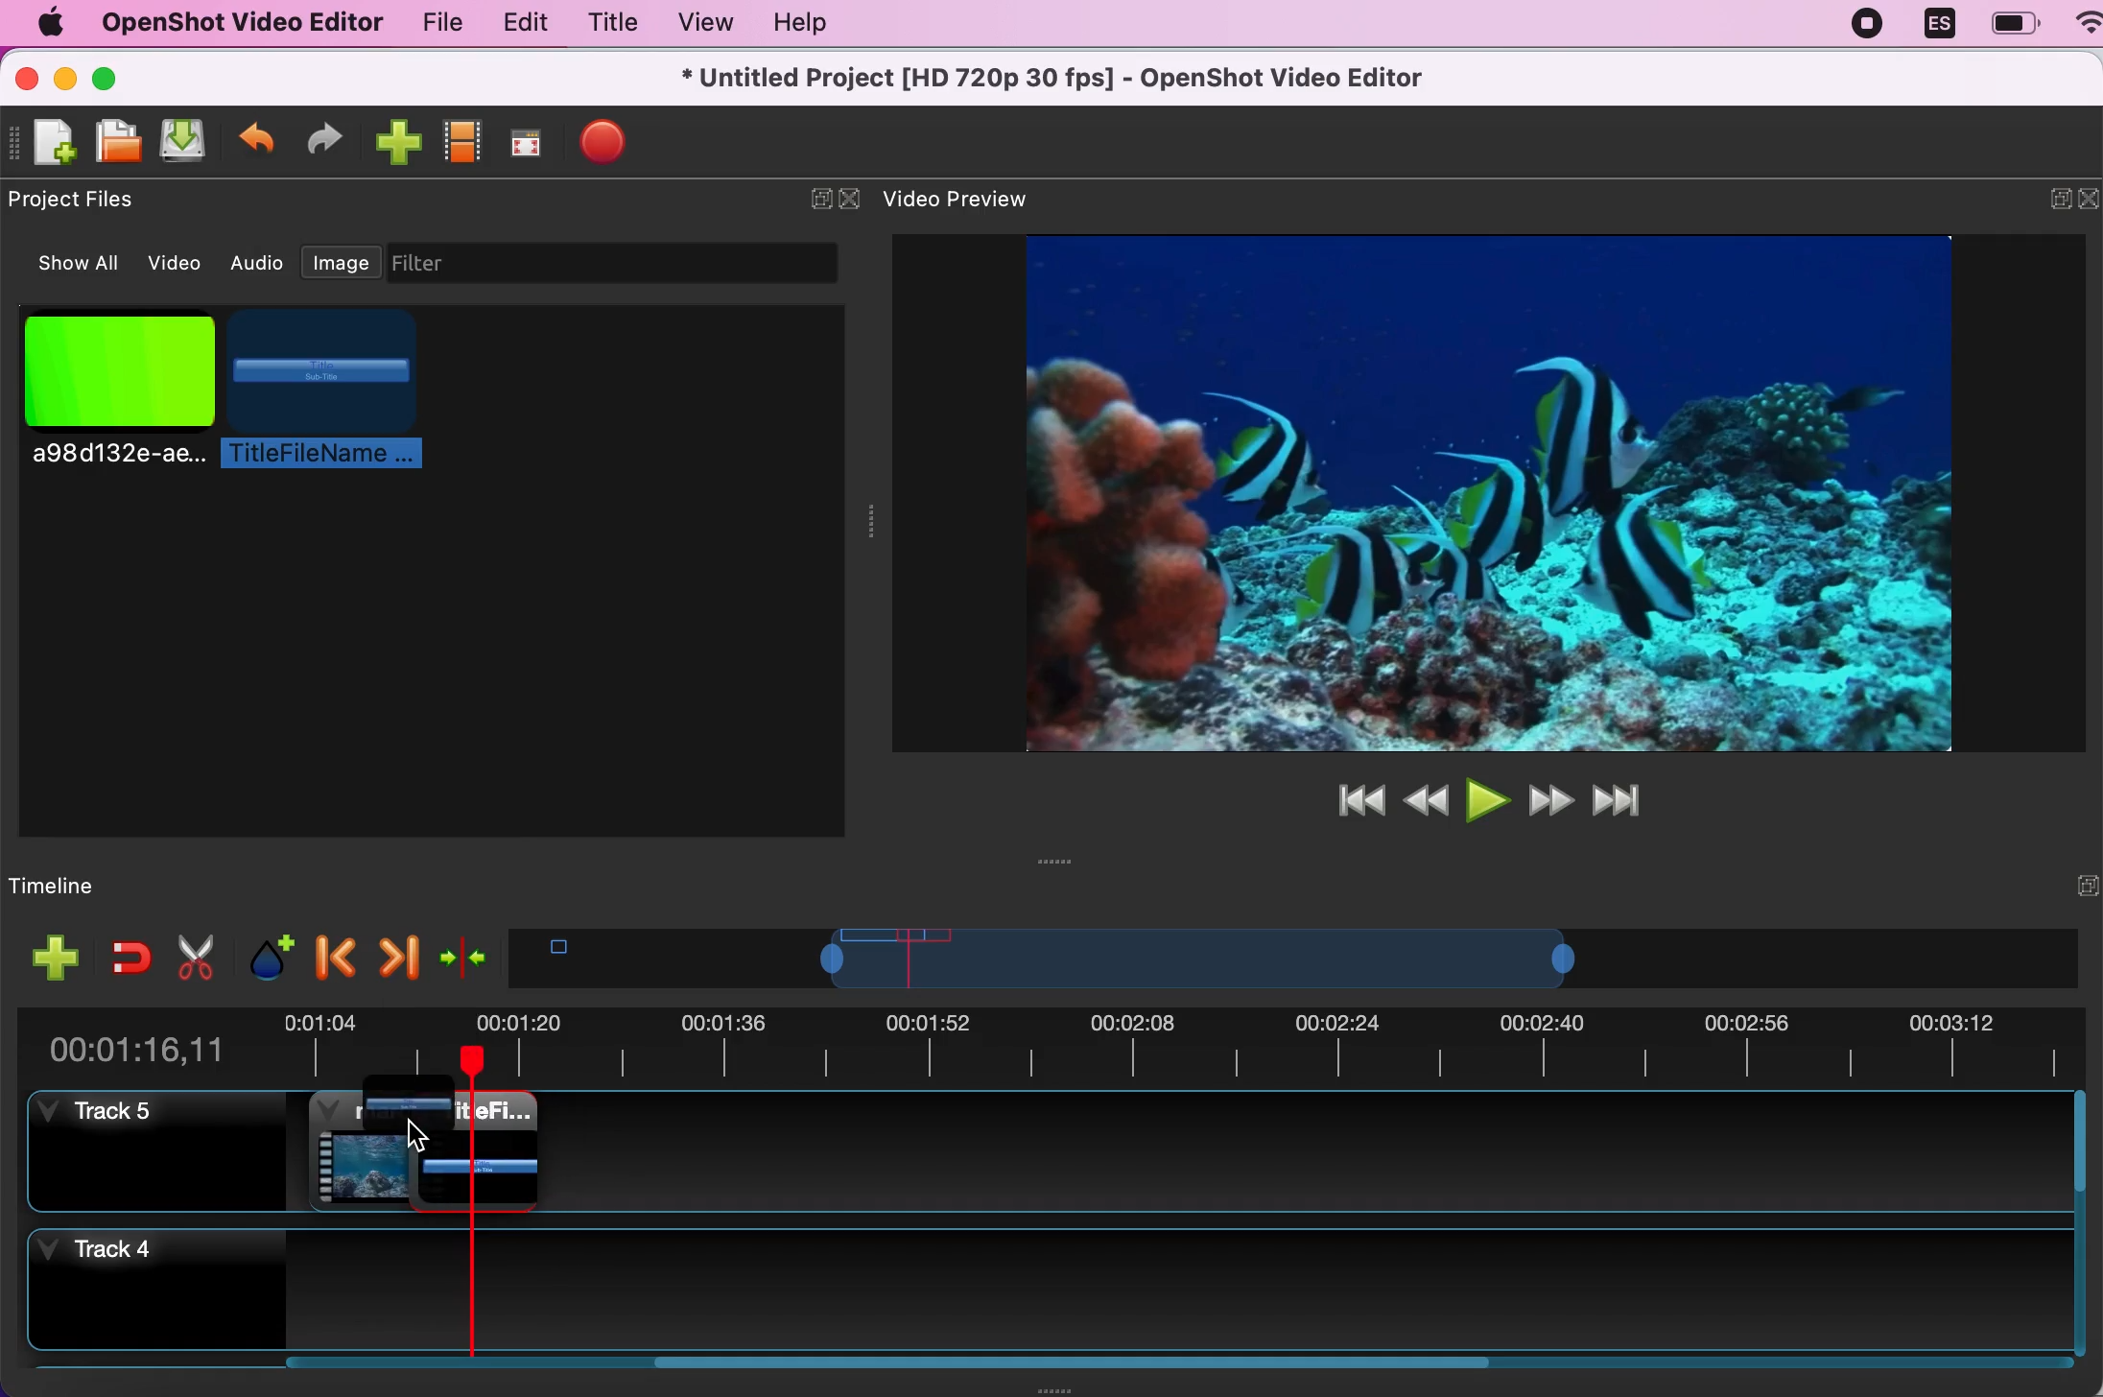 This screenshot has width=2103, height=1397. I want to click on show all, so click(68, 264).